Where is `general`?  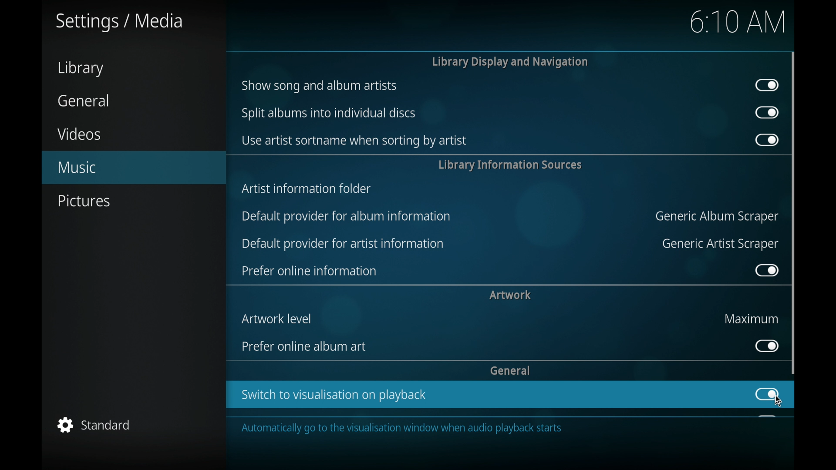
general is located at coordinates (510, 370).